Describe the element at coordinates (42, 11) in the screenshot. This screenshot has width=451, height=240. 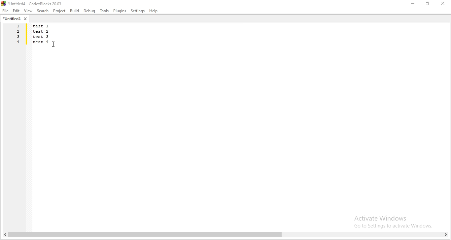
I see `Search ` at that location.